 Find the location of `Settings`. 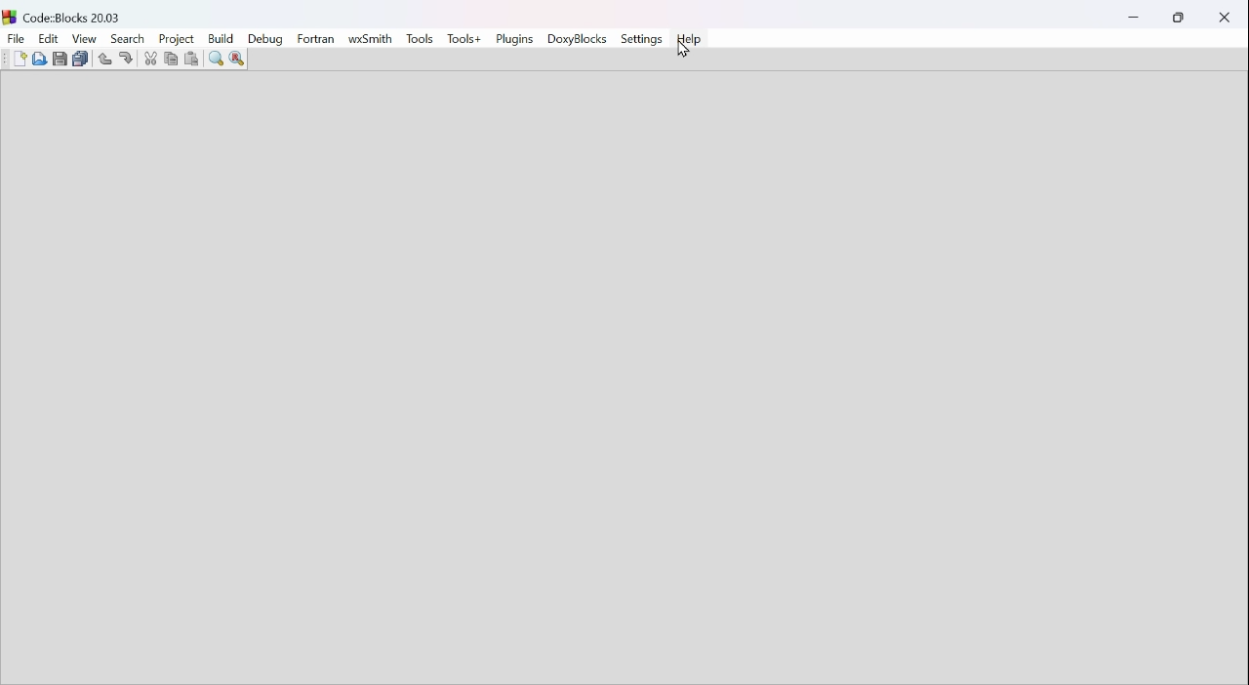

Settings is located at coordinates (643, 38).